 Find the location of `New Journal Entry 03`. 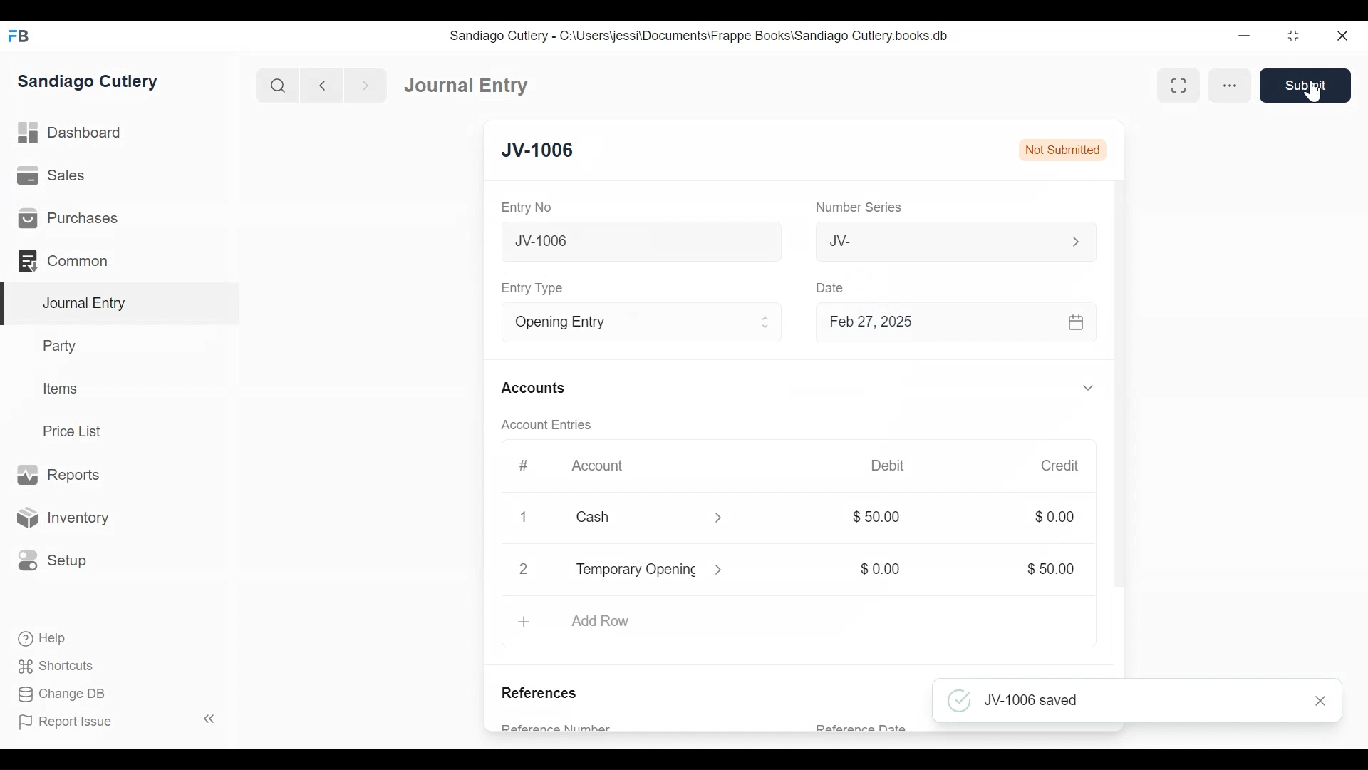

New Journal Entry 03 is located at coordinates (638, 242).